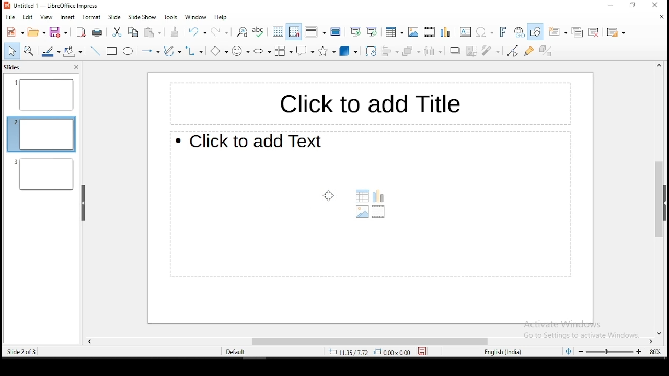 This screenshot has width=669, height=376. Describe the element at coordinates (220, 17) in the screenshot. I see `help` at that location.